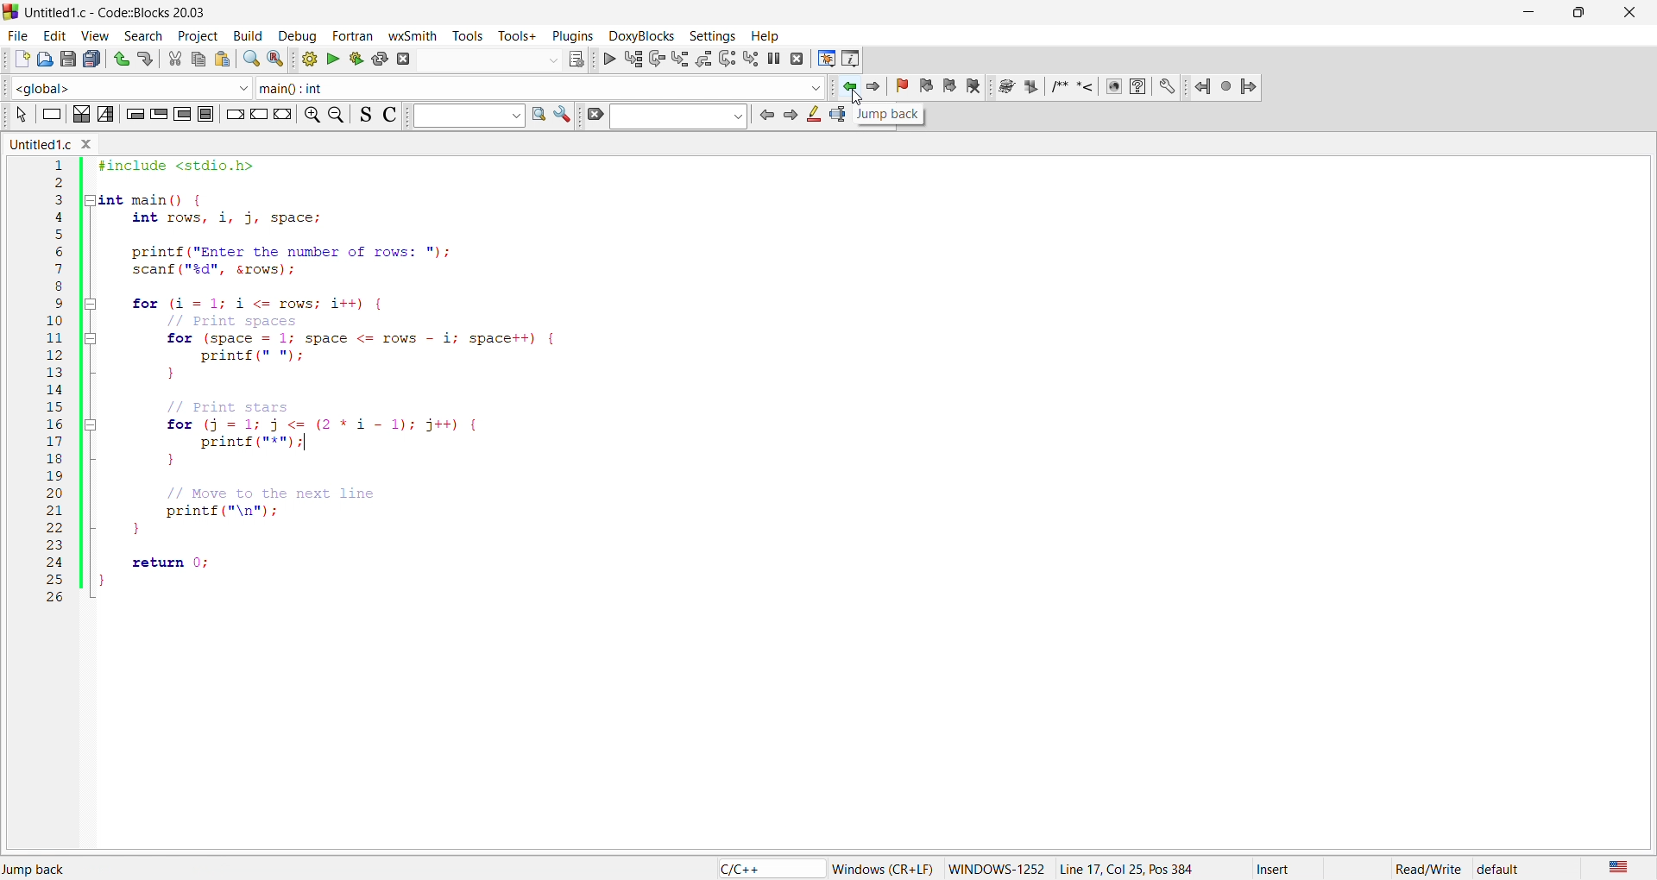 This screenshot has height=880, width=1657. I want to click on title bar - Untitled1.c-Code::Blocks 20.03, so click(750, 11).